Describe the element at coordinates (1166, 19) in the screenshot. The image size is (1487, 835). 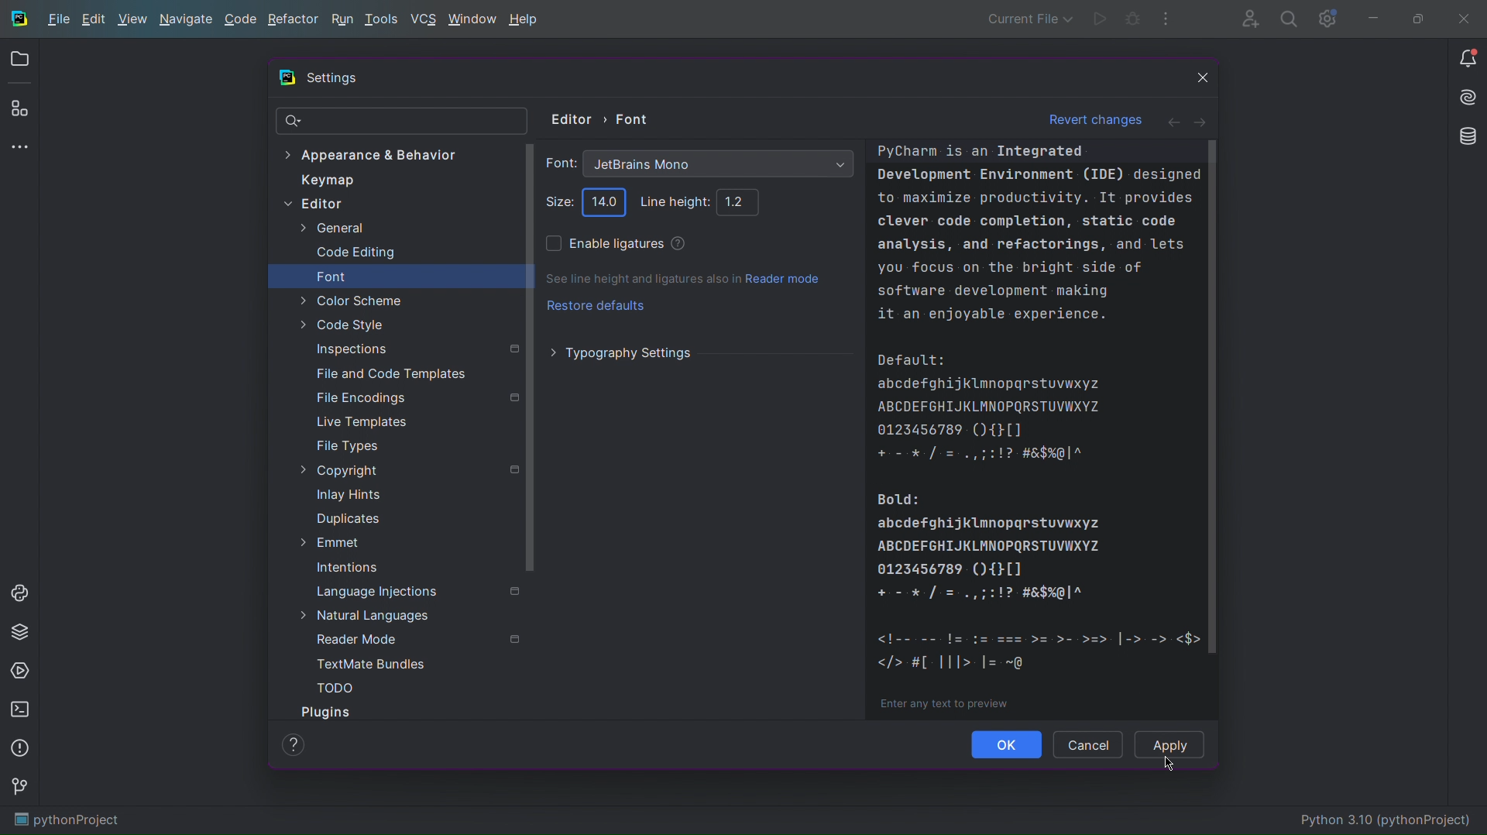
I see `More` at that location.